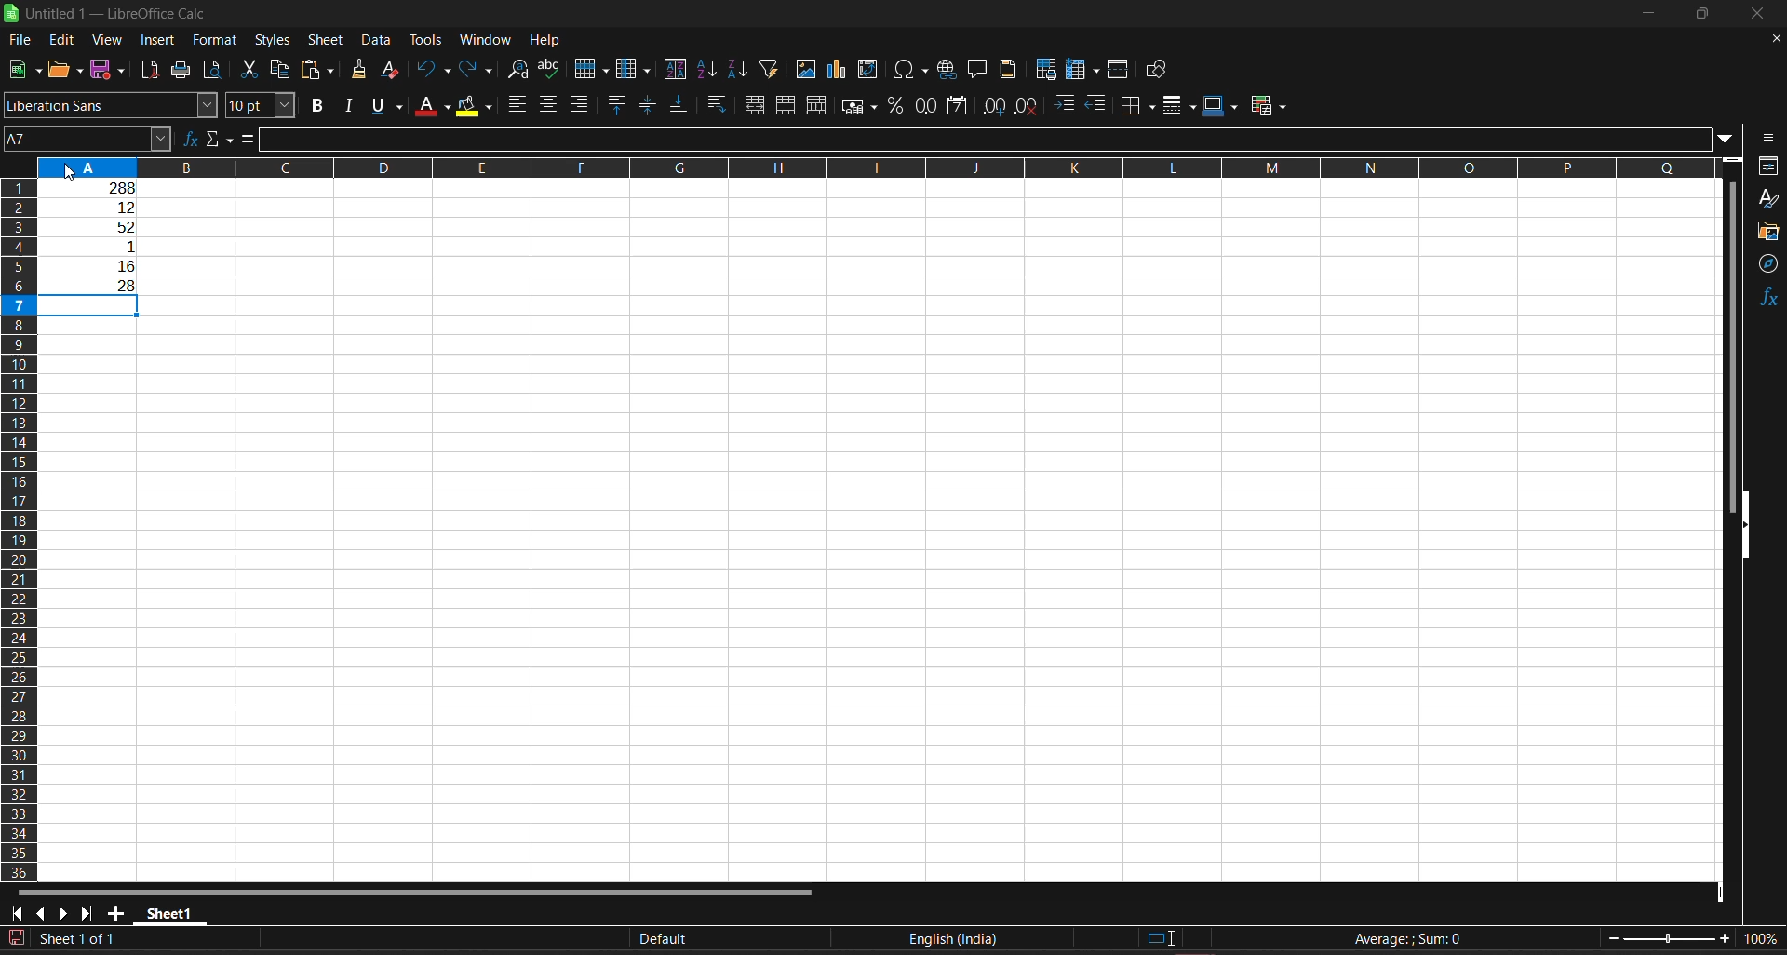 Image resolution: width=1787 pixels, height=955 pixels. What do you see at coordinates (739, 71) in the screenshot?
I see `sort descending` at bounding box center [739, 71].